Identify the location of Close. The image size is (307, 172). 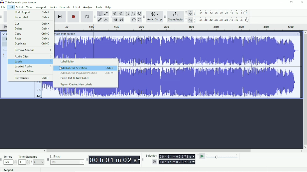
(301, 3).